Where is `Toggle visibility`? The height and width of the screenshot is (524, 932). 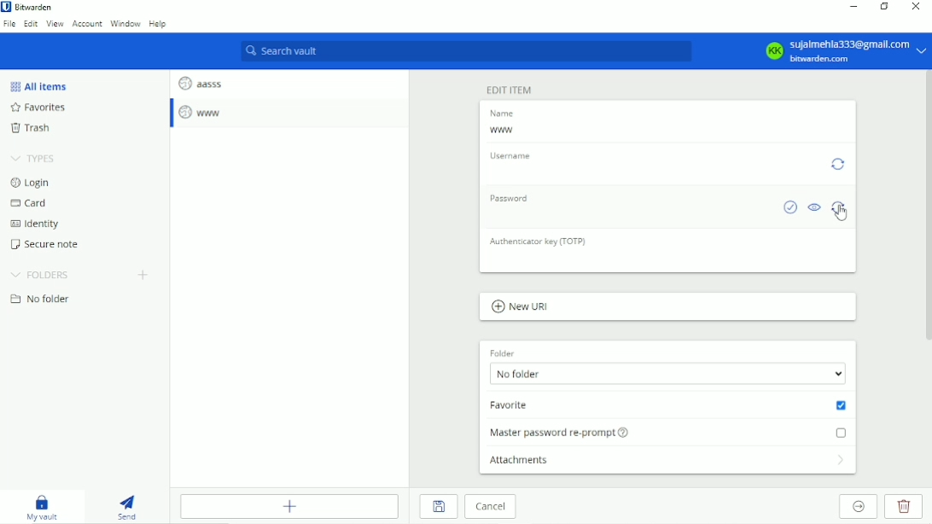
Toggle visibility is located at coordinates (815, 208).